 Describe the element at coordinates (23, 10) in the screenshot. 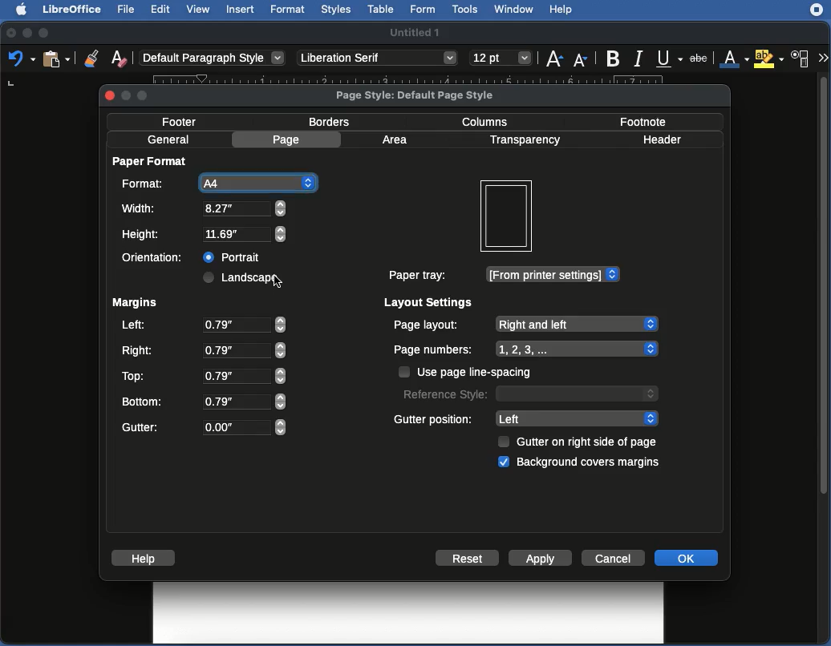

I see `Apple logo` at that location.